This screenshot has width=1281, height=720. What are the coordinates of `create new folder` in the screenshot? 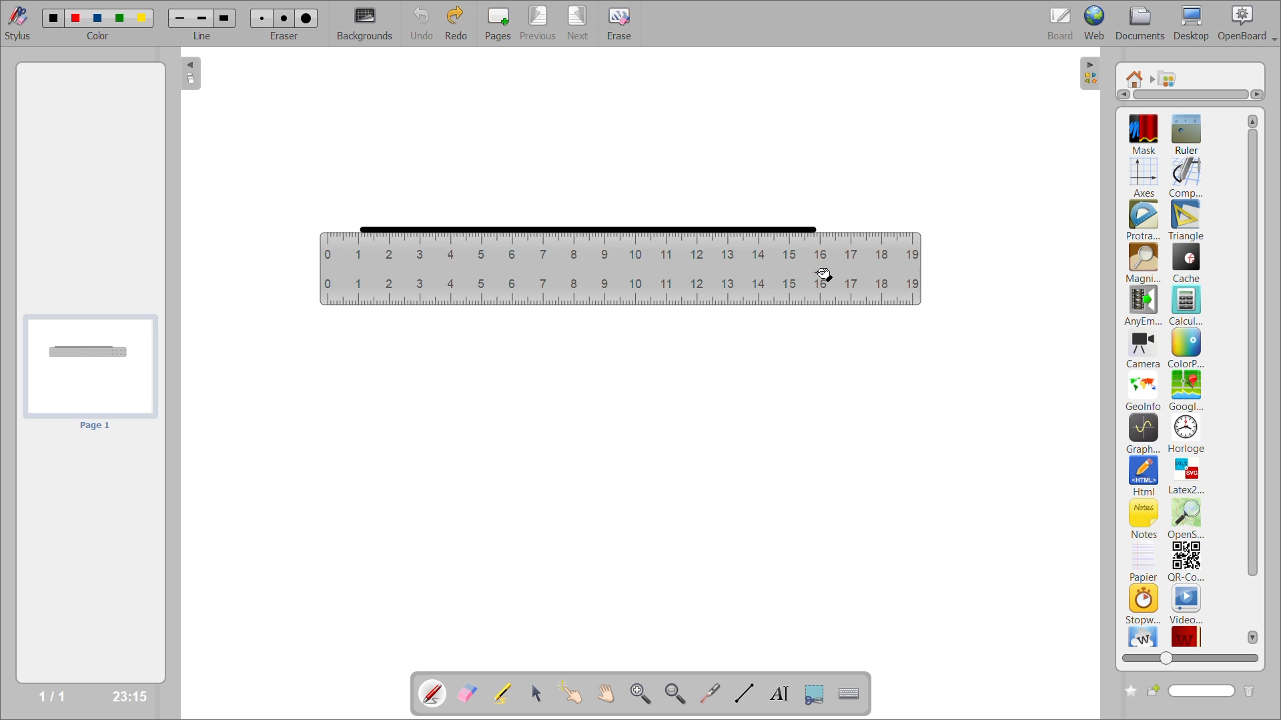 It's located at (1128, 691).